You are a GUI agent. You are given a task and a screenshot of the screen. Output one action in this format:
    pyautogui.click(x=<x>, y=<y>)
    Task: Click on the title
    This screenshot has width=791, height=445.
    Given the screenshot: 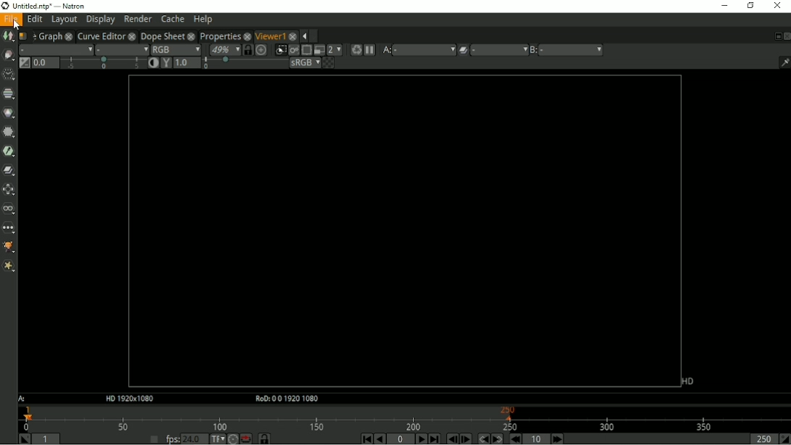 What is the action you would take?
    pyautogui.click(x=64, y=6)
    